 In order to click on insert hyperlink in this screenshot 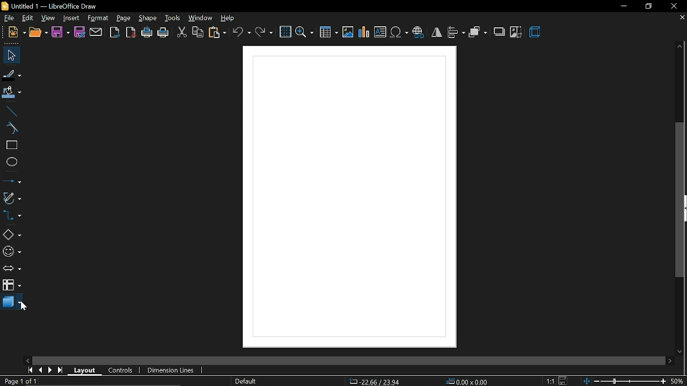, I will do `click(420, 32)`.